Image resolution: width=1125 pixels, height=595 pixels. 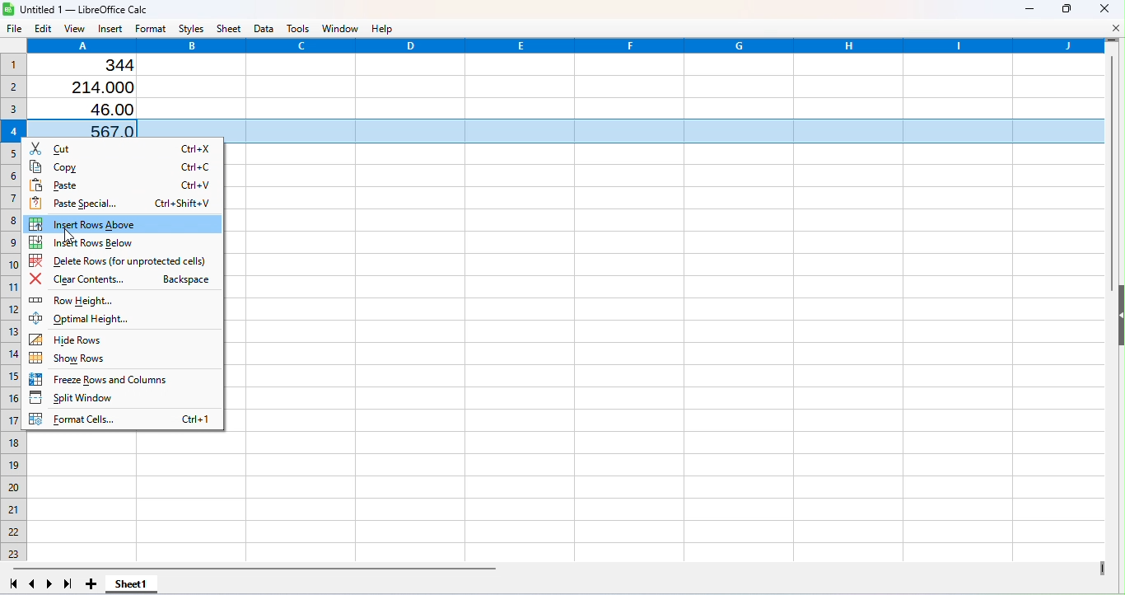 I want to click on Row height, so click(x=104, y=301).